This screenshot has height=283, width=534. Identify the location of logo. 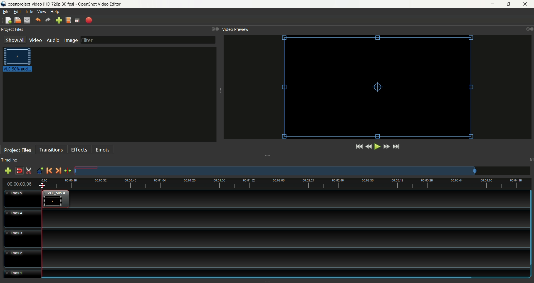
(4, 4).